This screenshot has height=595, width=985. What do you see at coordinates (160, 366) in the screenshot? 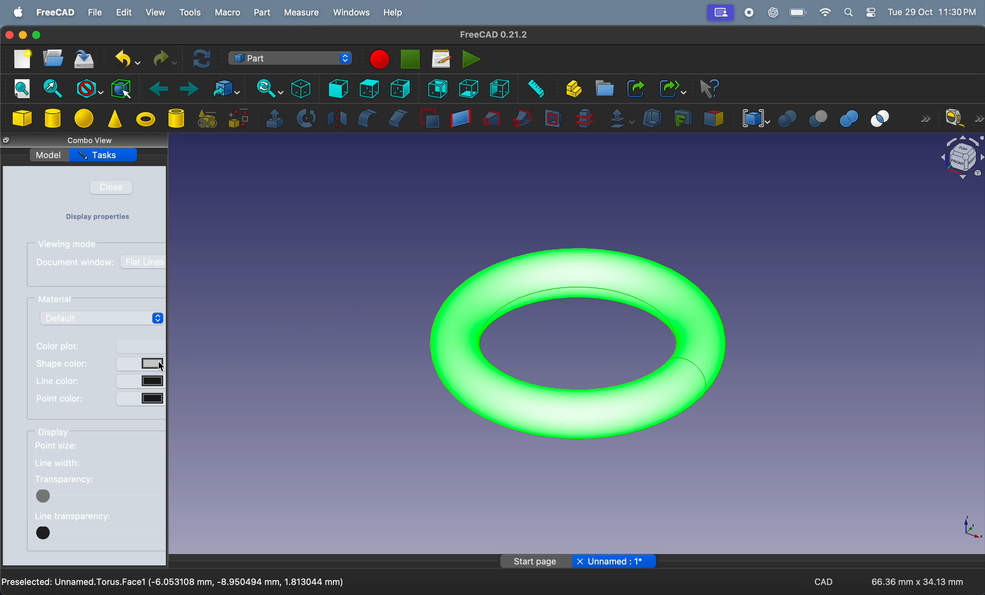
I see `cursor` at bounding box center [160, 366].